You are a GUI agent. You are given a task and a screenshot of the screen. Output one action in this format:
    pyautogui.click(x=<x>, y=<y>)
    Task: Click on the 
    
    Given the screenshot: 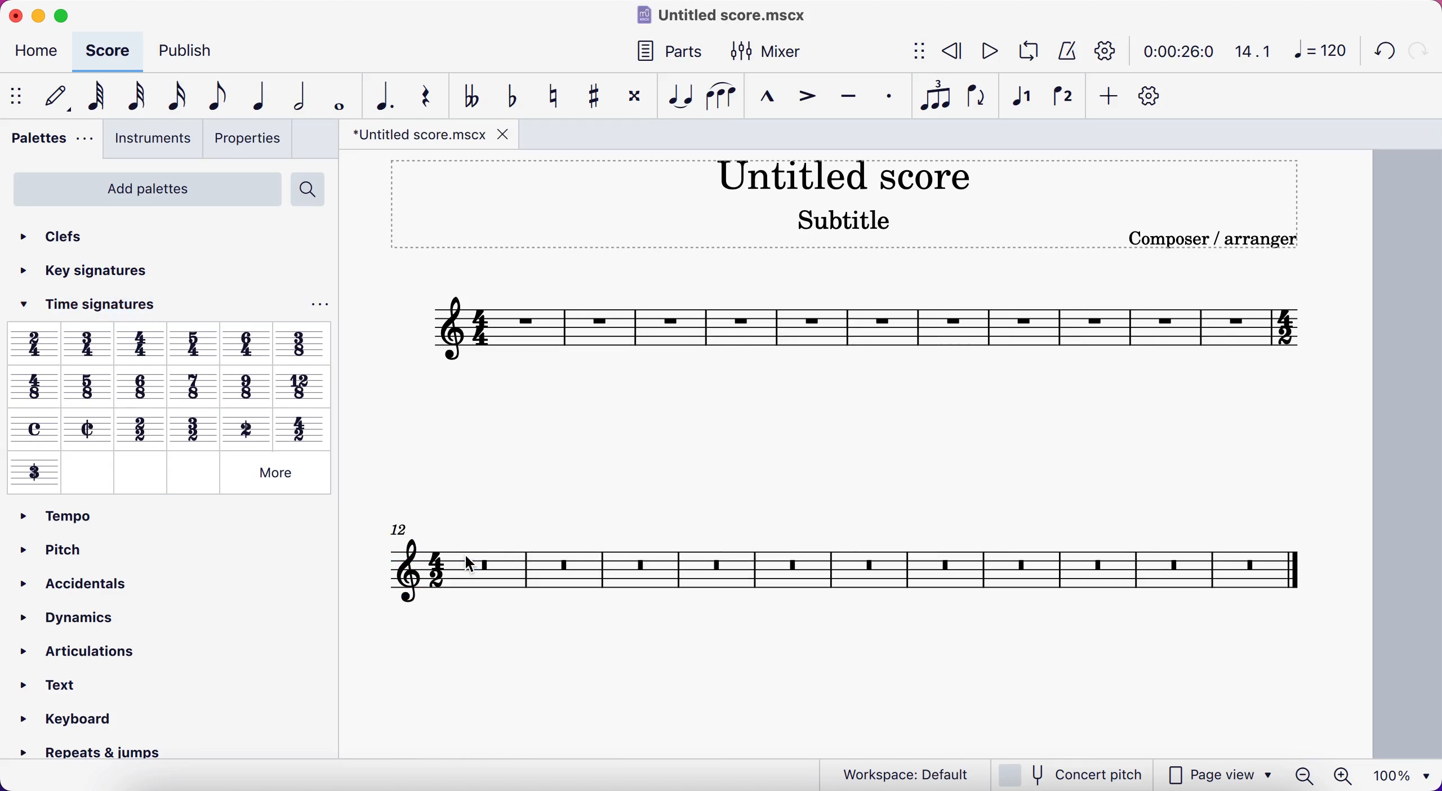 What is the action you would take?
    pyautogui.click(x=301, y=427)
    